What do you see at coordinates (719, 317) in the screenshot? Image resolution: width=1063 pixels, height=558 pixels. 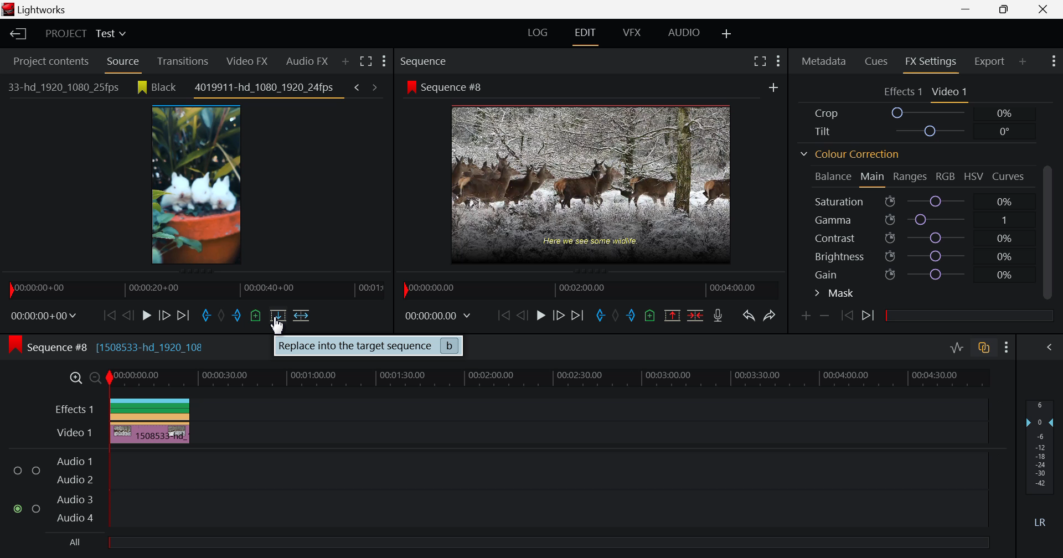 I see `Record Voiceover` at bounding box center [719, 317].